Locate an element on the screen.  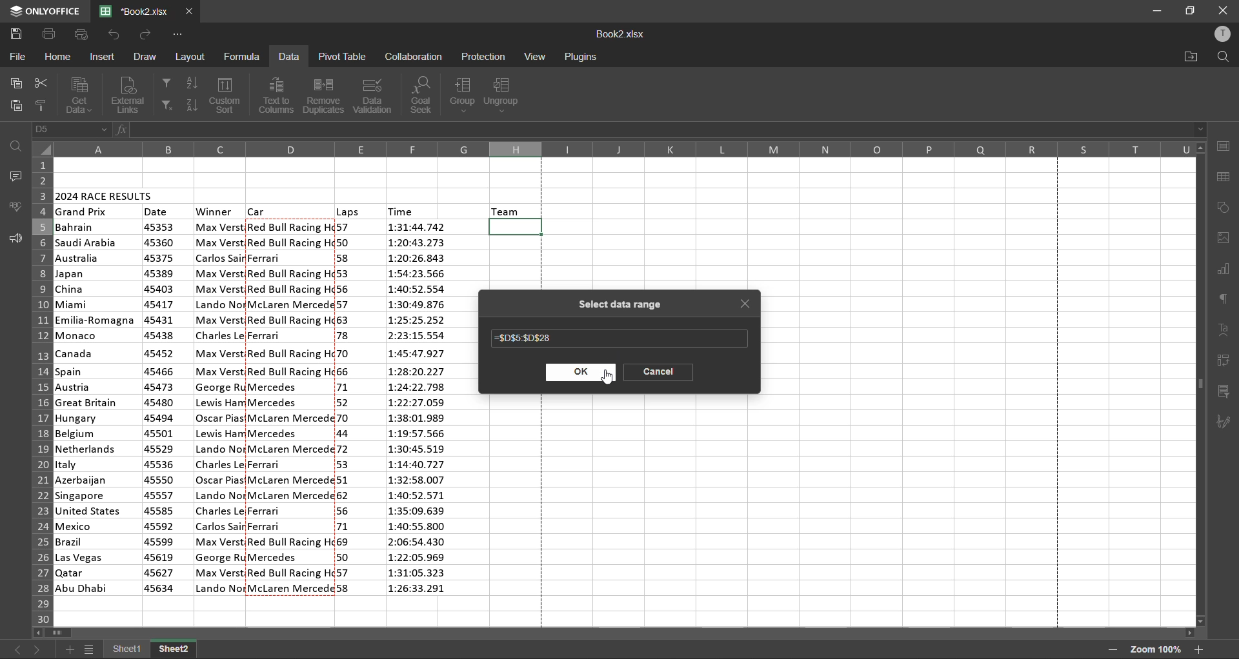
winner is located at coordinates (215, 211).